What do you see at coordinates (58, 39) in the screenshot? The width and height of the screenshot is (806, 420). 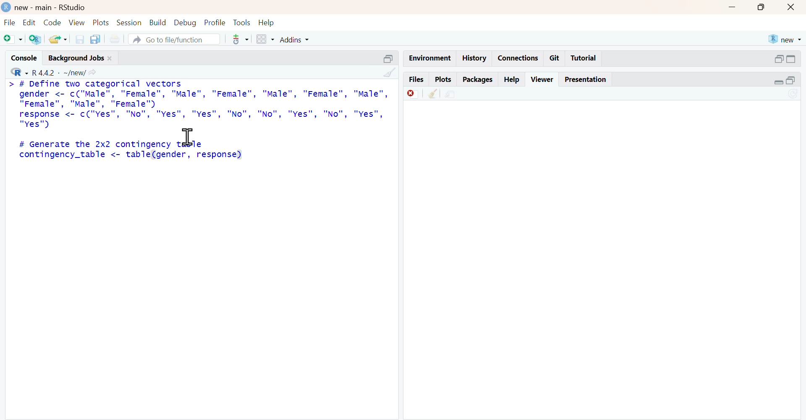 I see `share folder as` at bounding box center [58, 39].